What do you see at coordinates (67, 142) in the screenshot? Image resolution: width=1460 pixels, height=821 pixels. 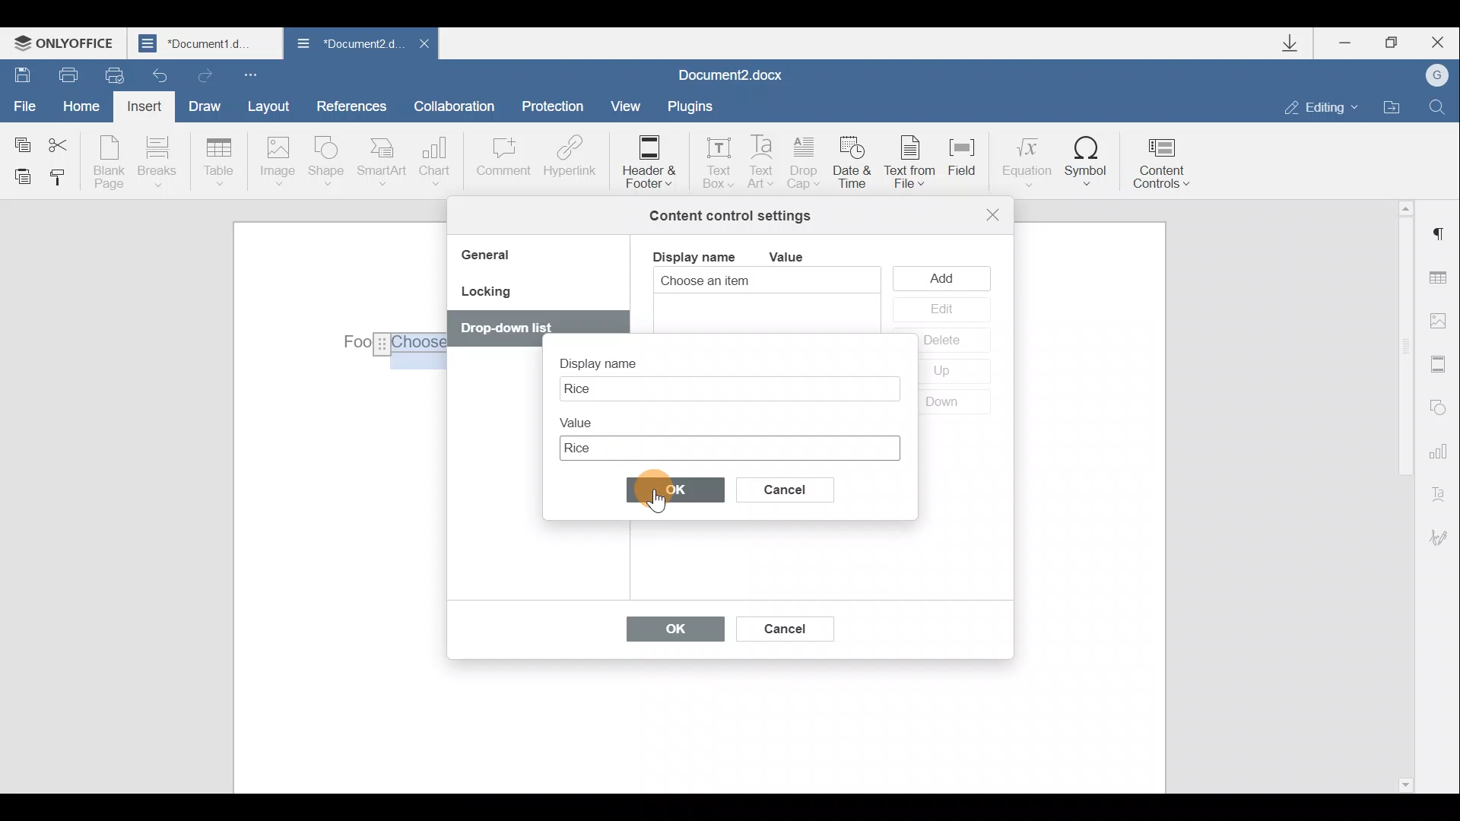 I see `Cut` at bounding box center [67, 142].